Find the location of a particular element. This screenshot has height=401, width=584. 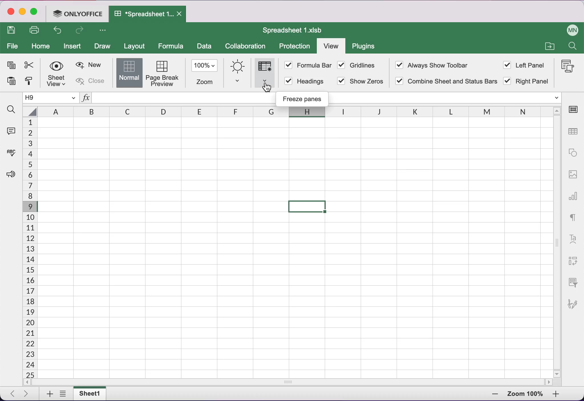

formula bar is located at coordinates (308, 66).